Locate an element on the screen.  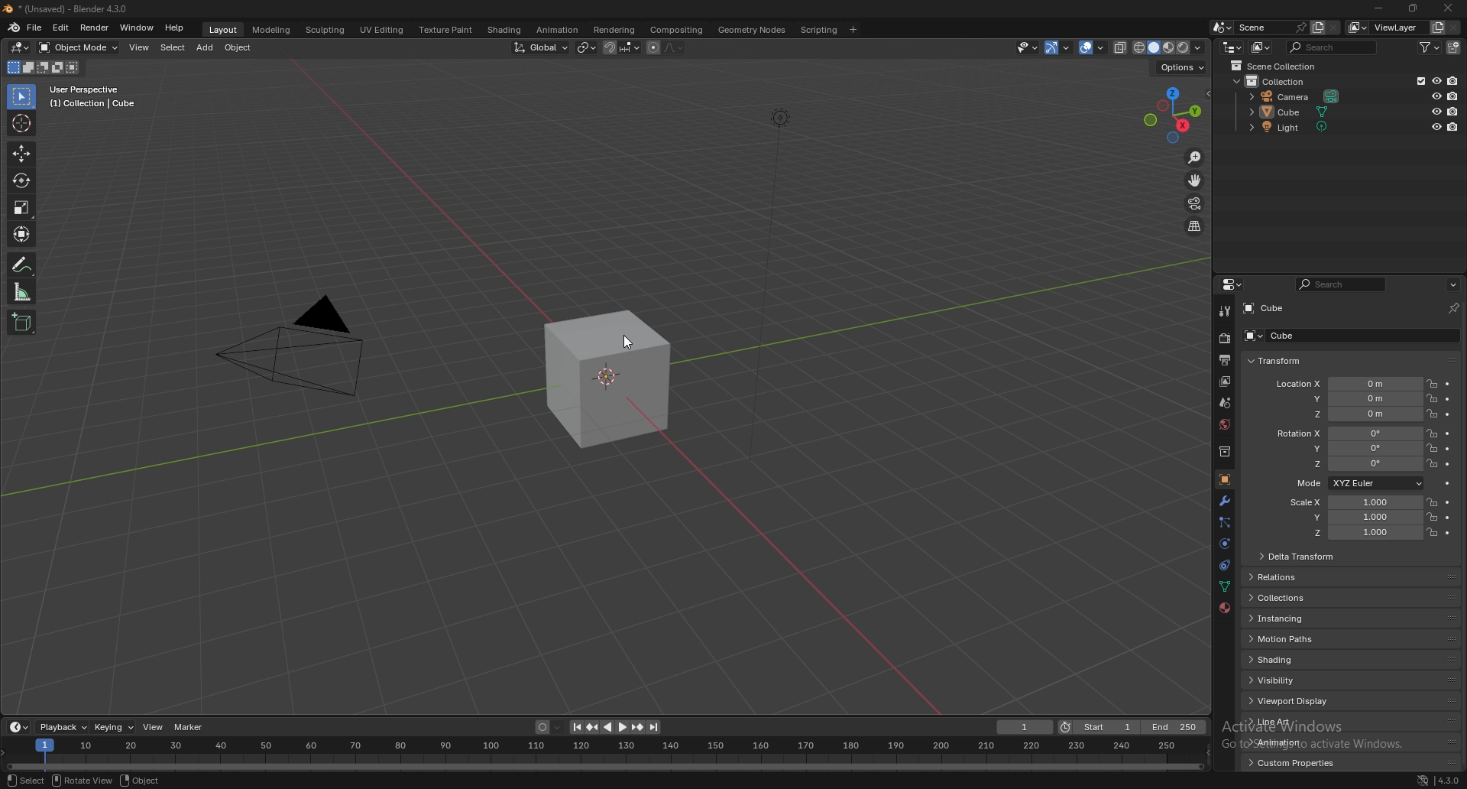
physics is located at coordinates (1223, 567).